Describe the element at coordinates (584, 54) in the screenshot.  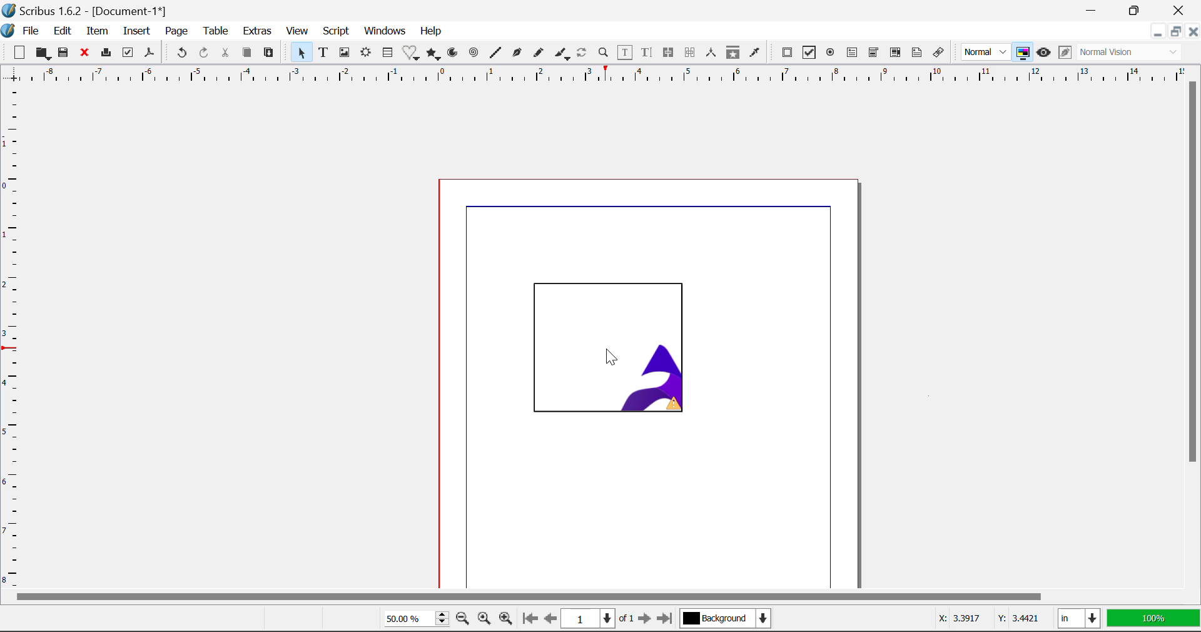
I see `Refresh` at that location.